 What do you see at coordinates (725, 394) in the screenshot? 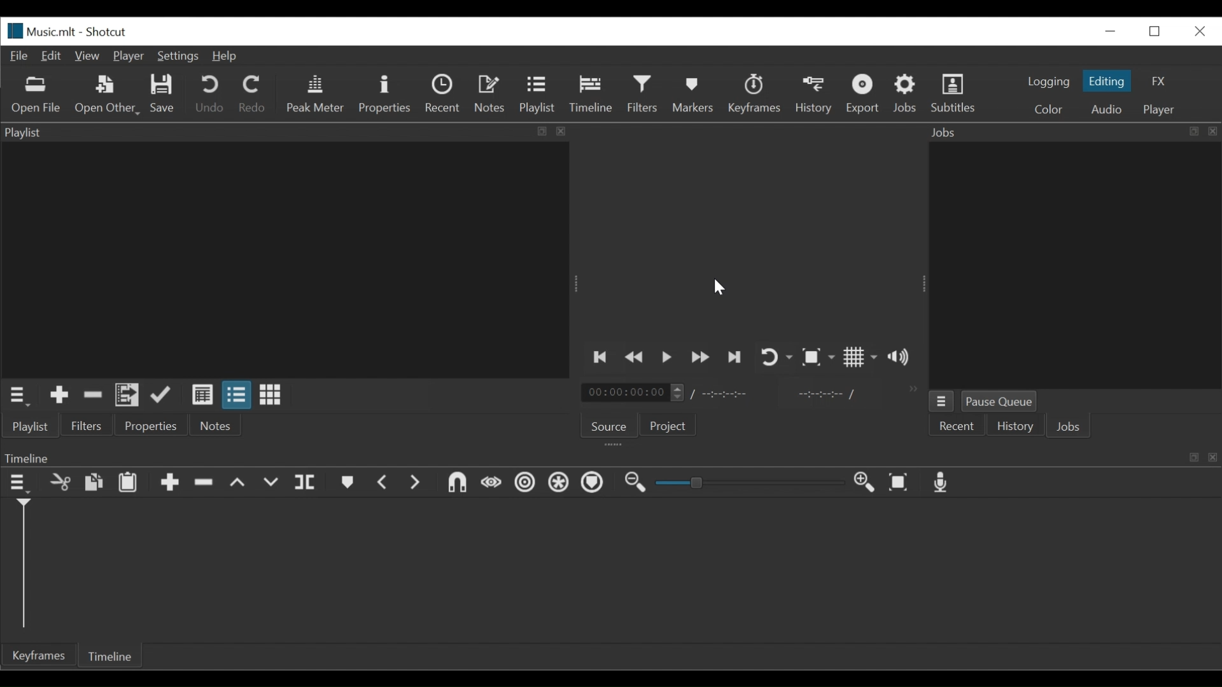
I see `Total Duration` at bounding box center [725, 394].